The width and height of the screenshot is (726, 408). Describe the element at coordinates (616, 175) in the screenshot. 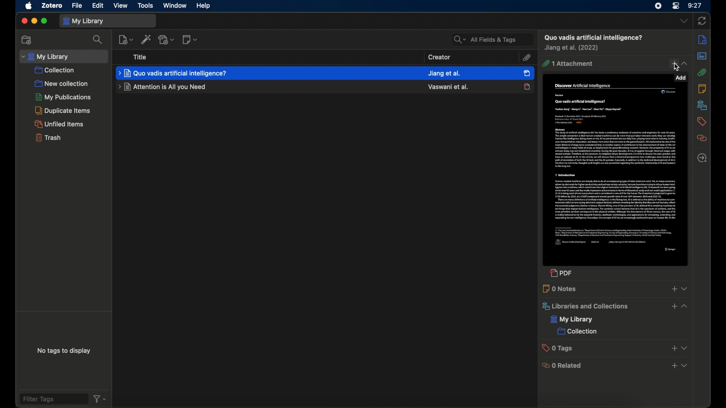

I see `journal item preview` at that location.